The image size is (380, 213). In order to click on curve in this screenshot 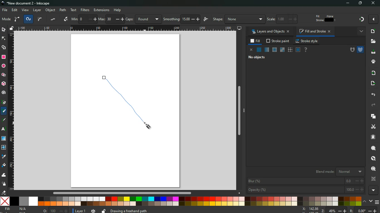, I will do `click(40, 20)`.